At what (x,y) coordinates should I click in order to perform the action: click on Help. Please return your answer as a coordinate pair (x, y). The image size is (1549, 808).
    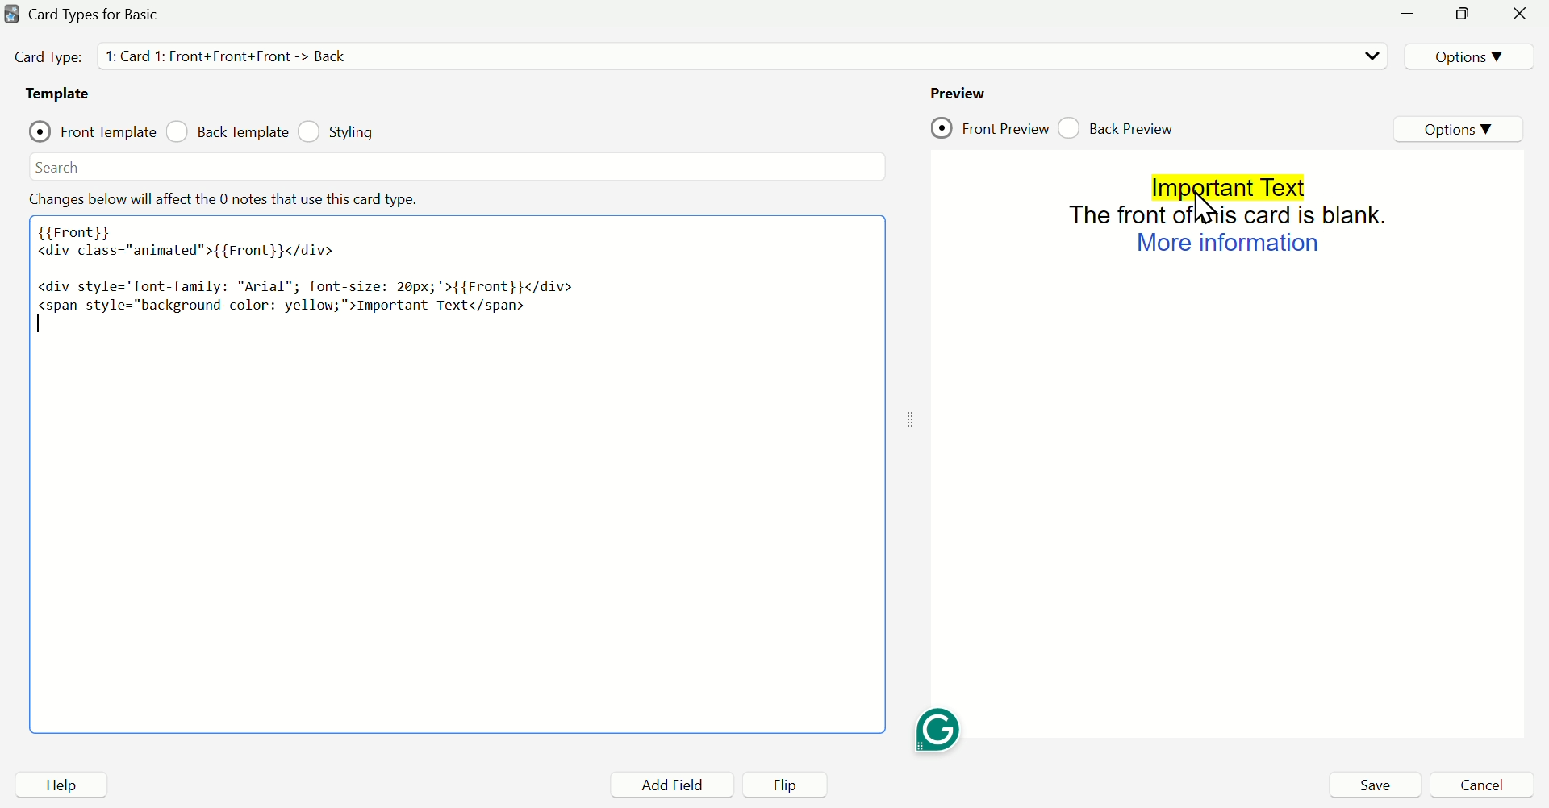
    Looking at the image, I should click on (61, 784).